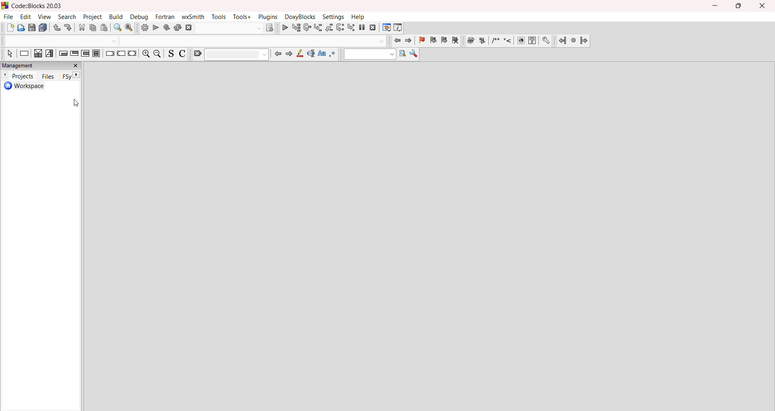 This screenshot has width=775, height=411. Describe the element at coordinates (106, 28) in the screenshot. I see `paste` at that location.